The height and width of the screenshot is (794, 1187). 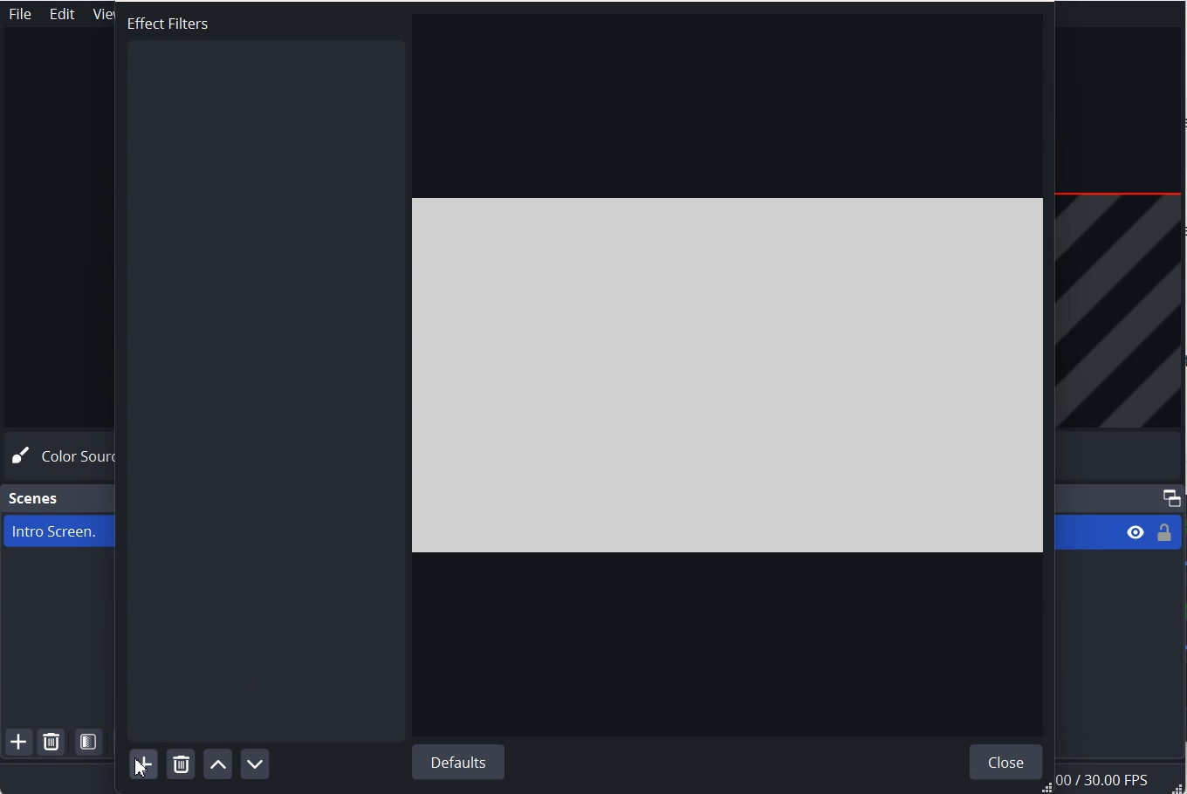 What do you see at coordinates (459, 762) in the screenshot?
I see `Default` at bounding box center [459, 762].